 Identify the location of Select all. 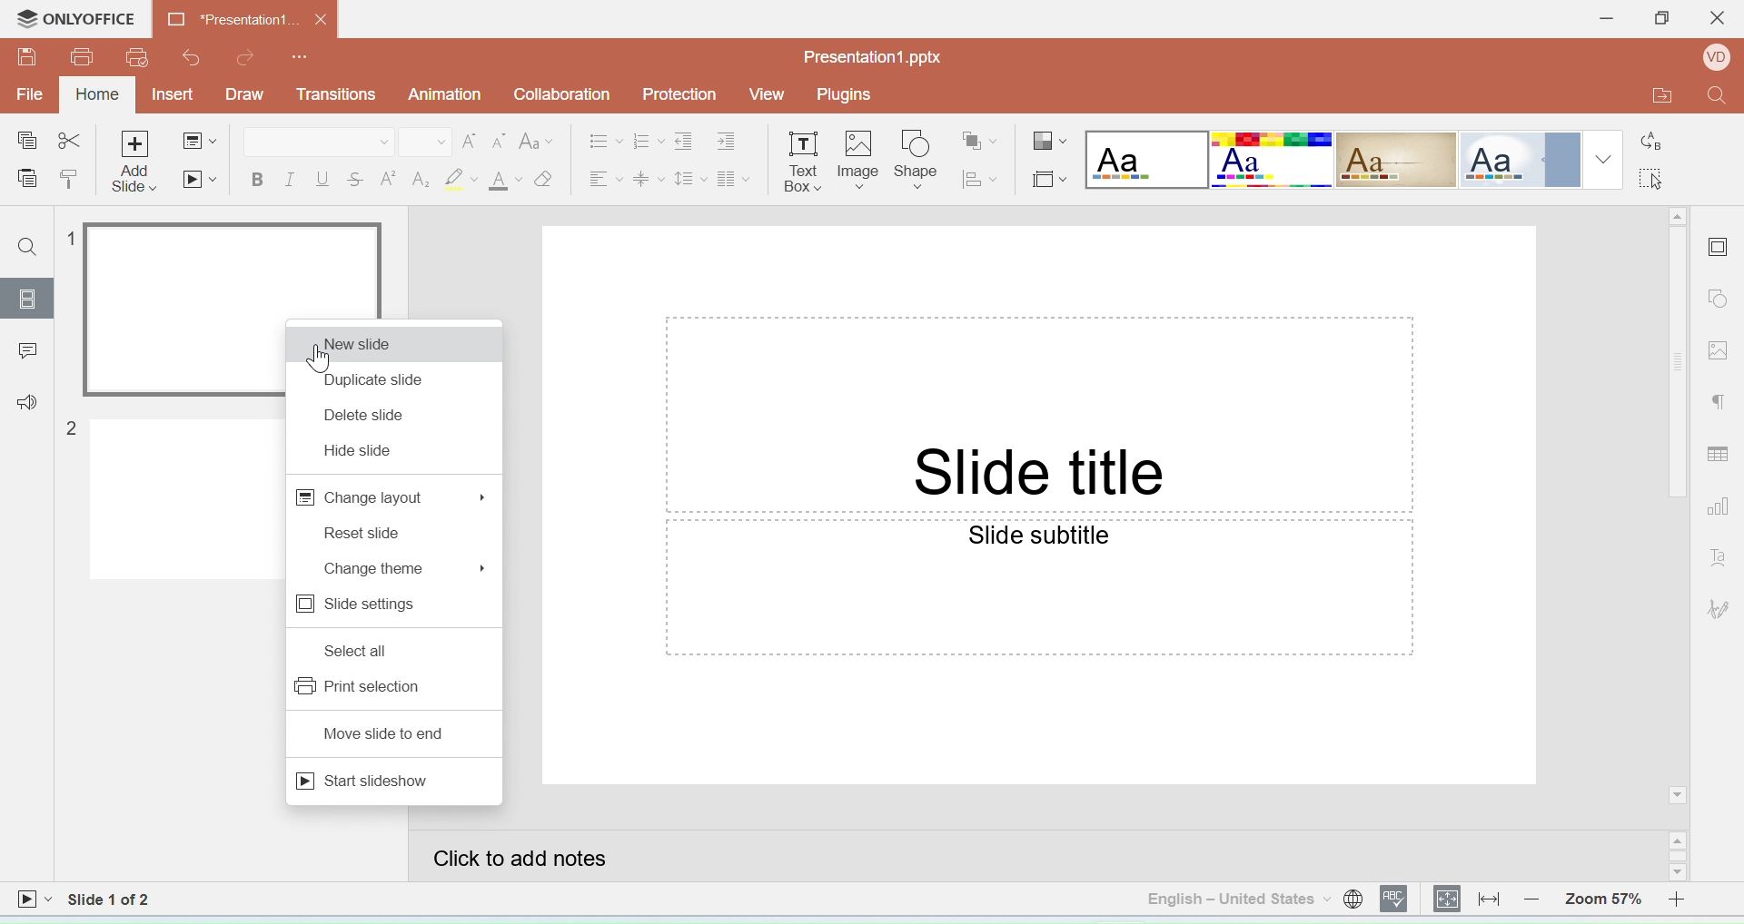
(1658, 176).